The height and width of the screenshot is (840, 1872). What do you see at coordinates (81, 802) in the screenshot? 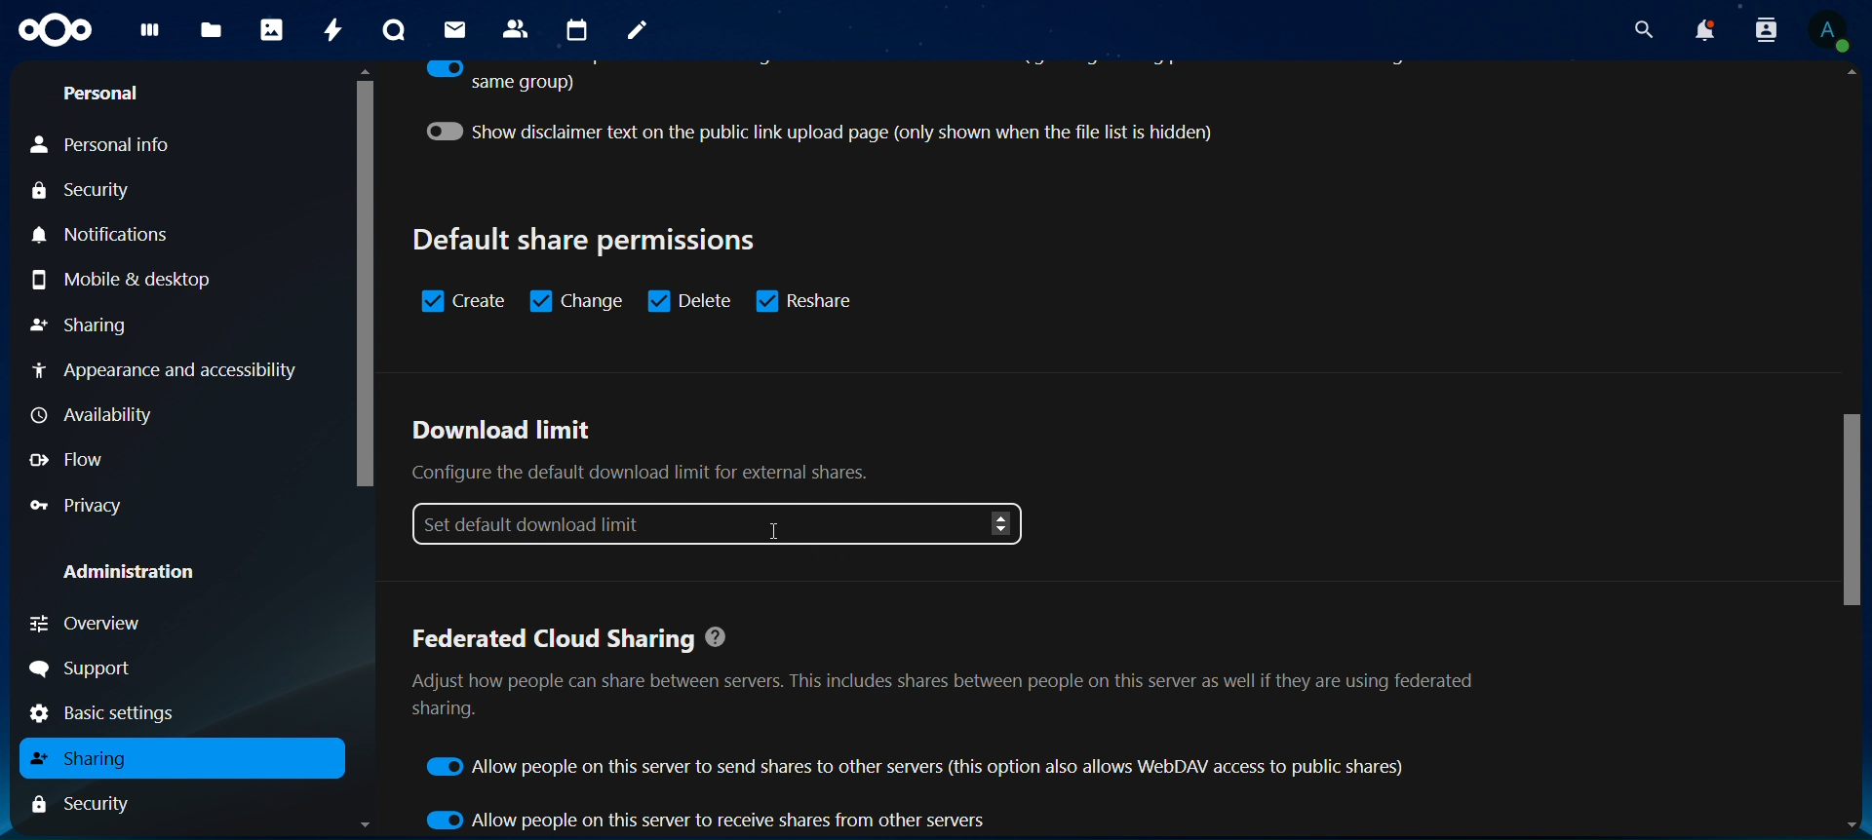
I see `security` at bounding box center [81, 802].